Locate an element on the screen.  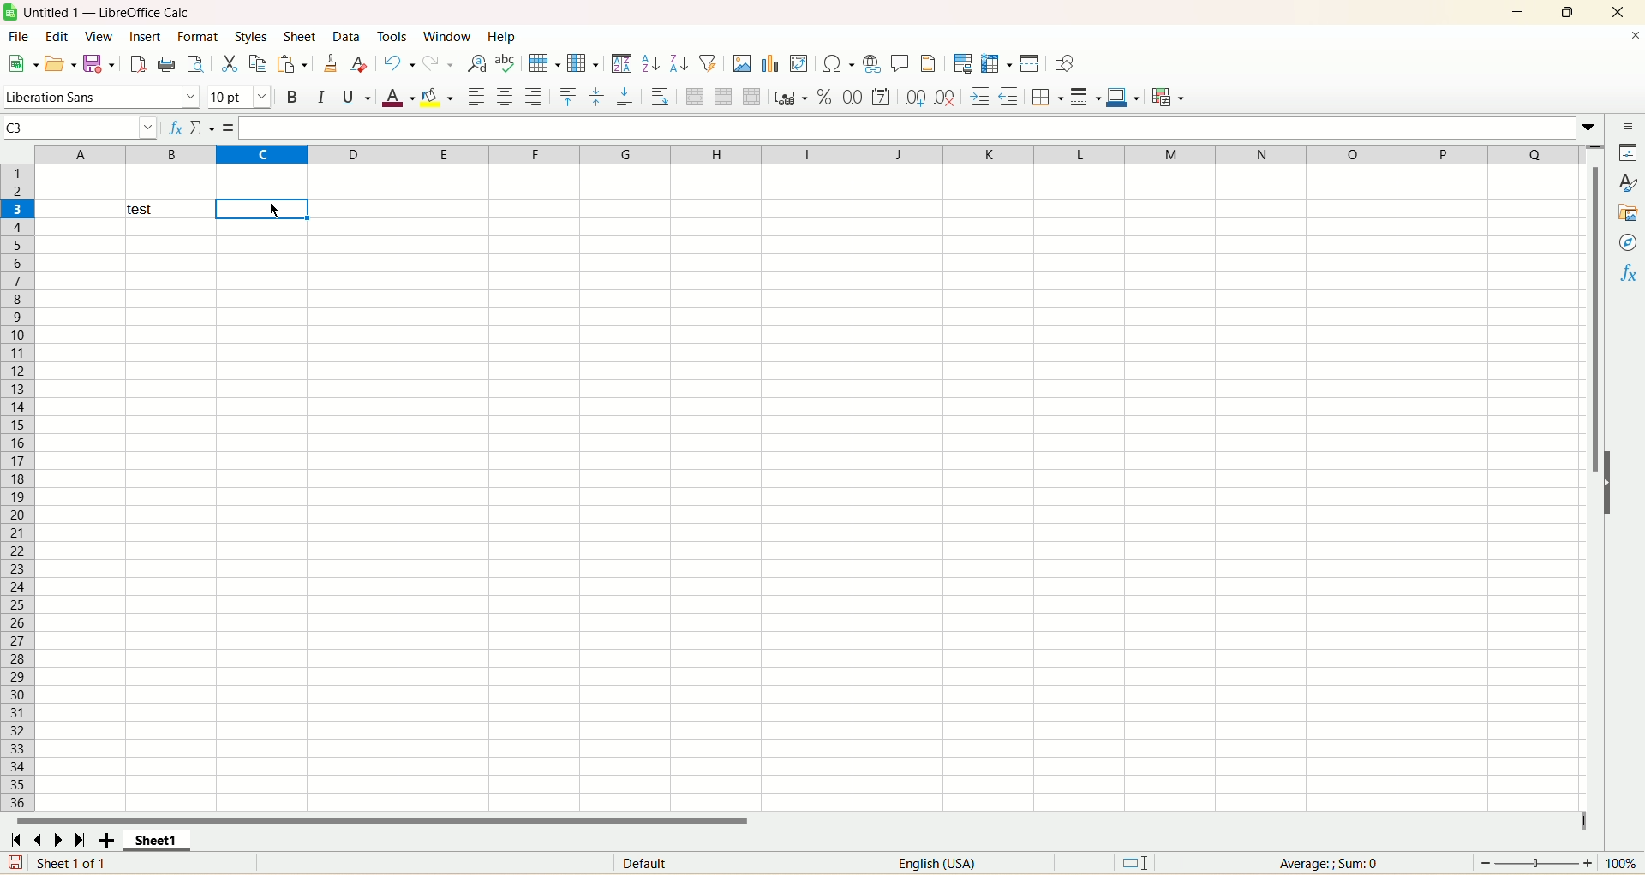
column is located at coordinates (583, 62).